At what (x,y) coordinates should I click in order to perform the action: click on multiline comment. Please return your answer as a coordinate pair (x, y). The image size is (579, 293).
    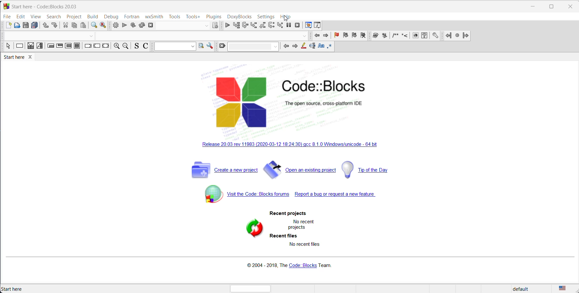
    Looking at the image, I should click on (395, 36).